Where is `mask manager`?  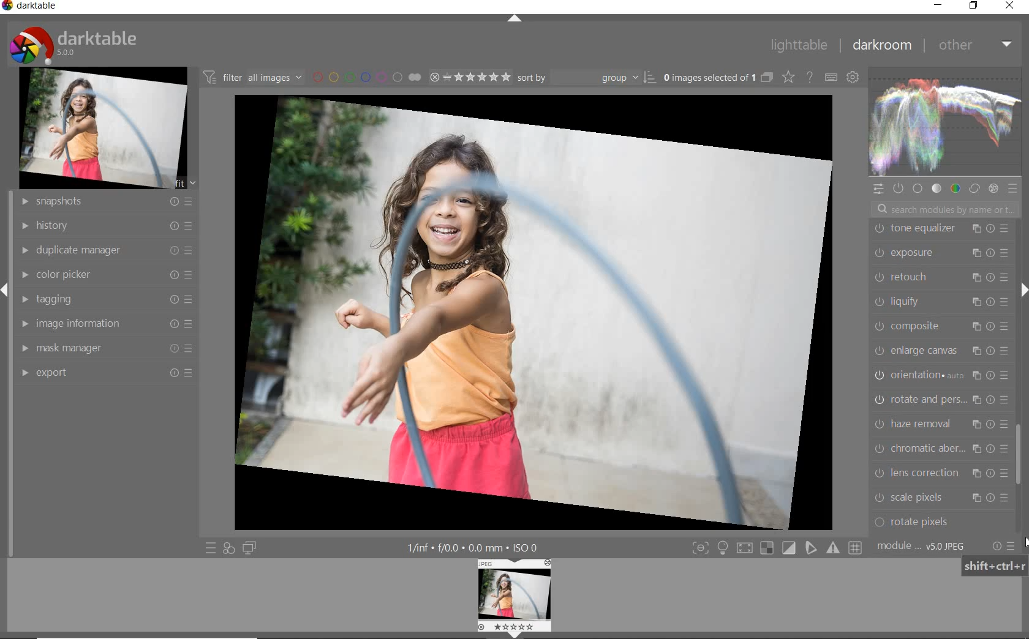
mask manager is located at coordinates (105, 349).